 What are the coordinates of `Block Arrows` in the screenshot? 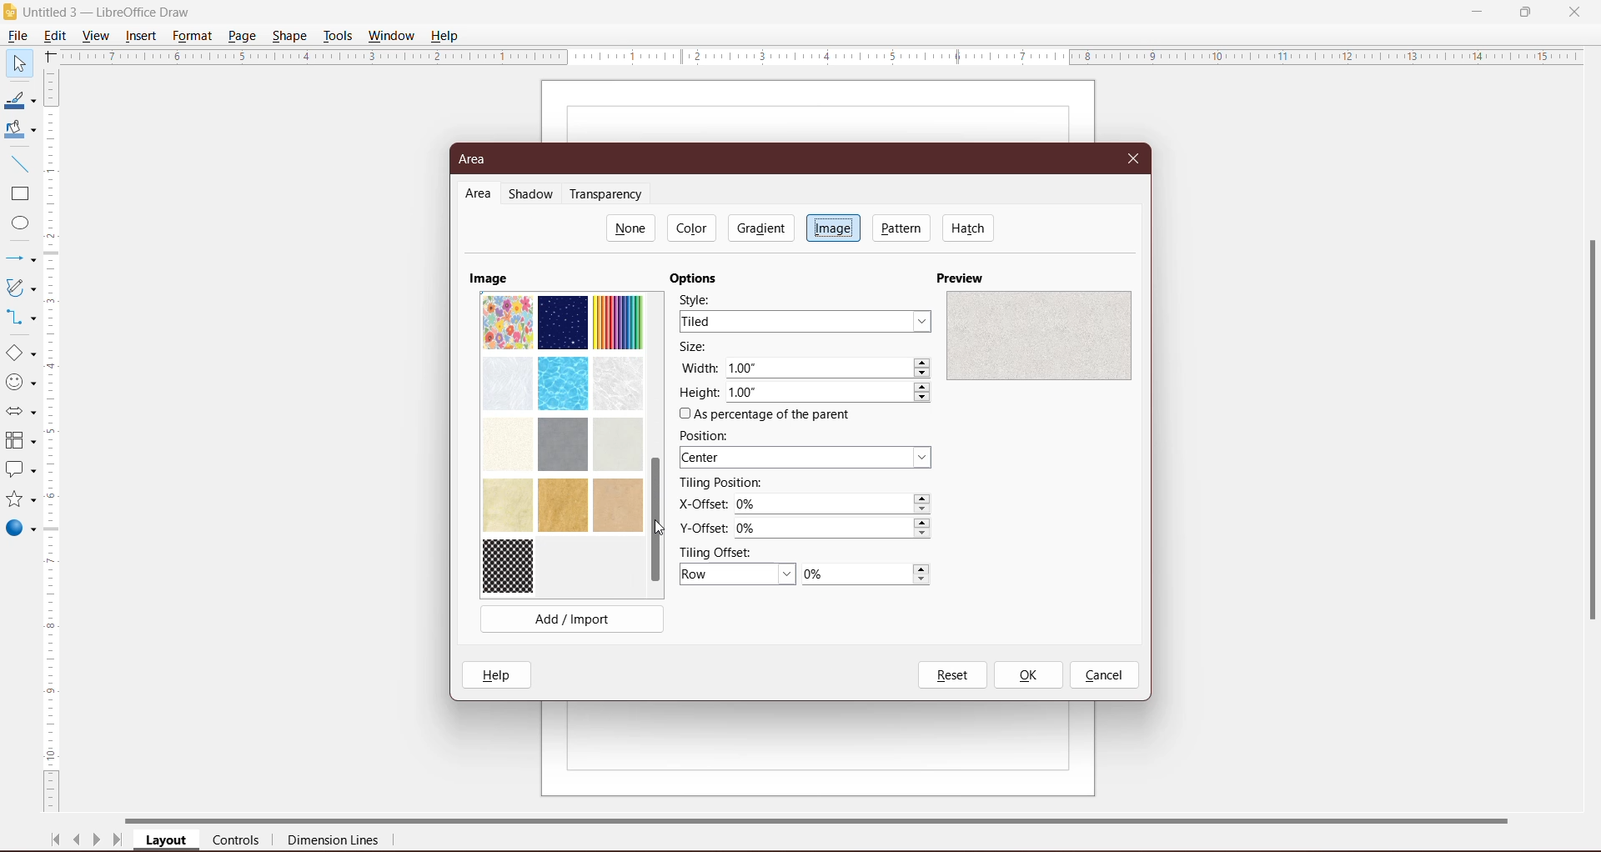 It's located at (19, 413).